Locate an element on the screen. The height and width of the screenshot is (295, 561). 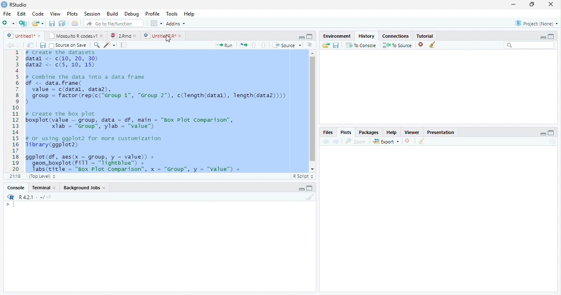
Source is located at coordinates (287, 45).